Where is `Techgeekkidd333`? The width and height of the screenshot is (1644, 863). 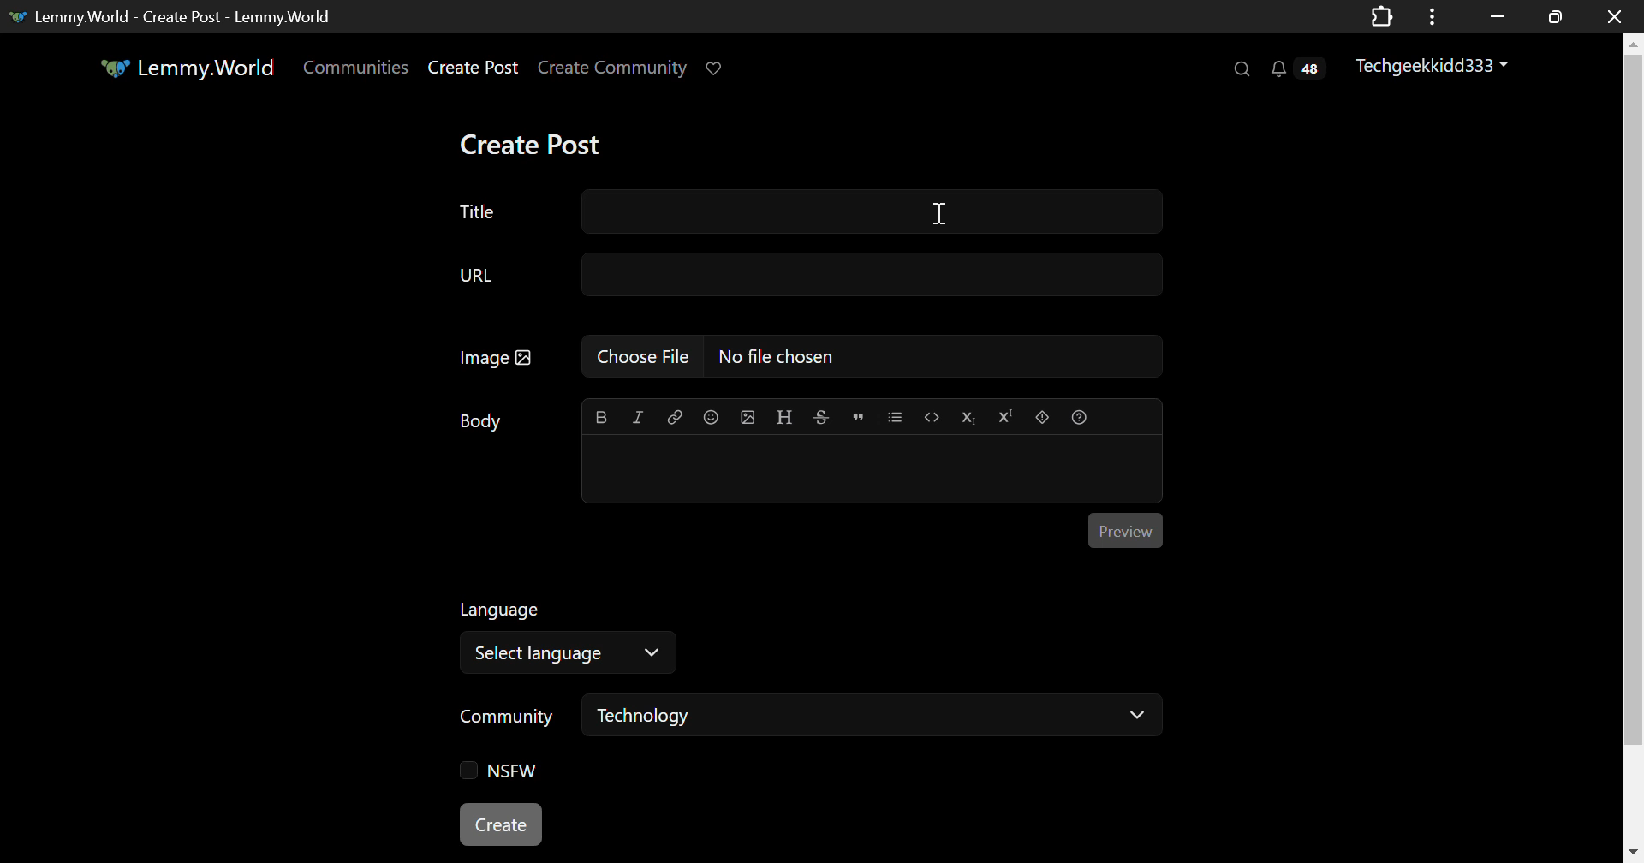 Techgeekkidd333 is located at coordinates (1434, 66).